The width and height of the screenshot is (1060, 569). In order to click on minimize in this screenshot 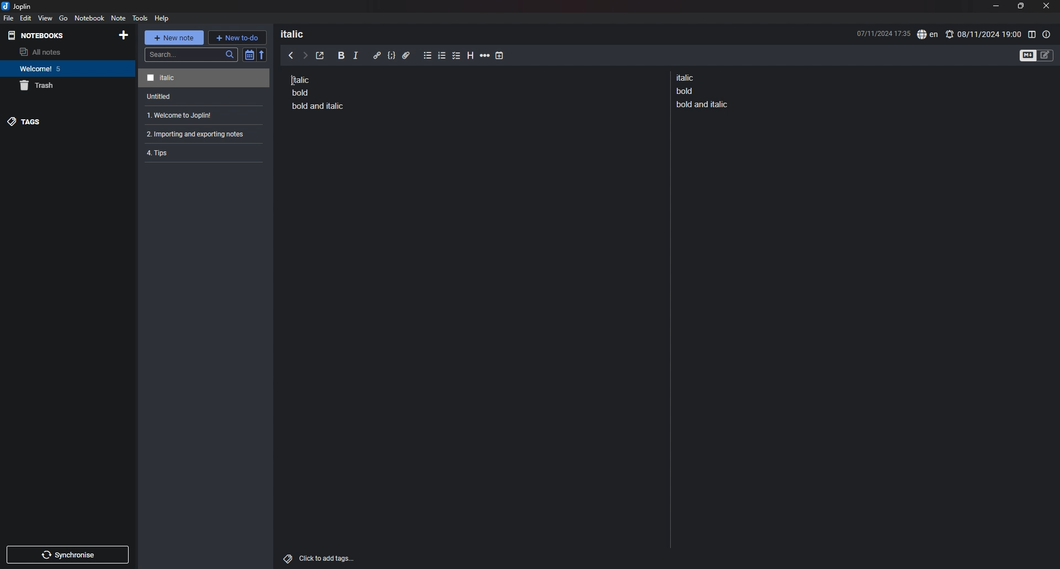, I will do `click(995, 6)`.